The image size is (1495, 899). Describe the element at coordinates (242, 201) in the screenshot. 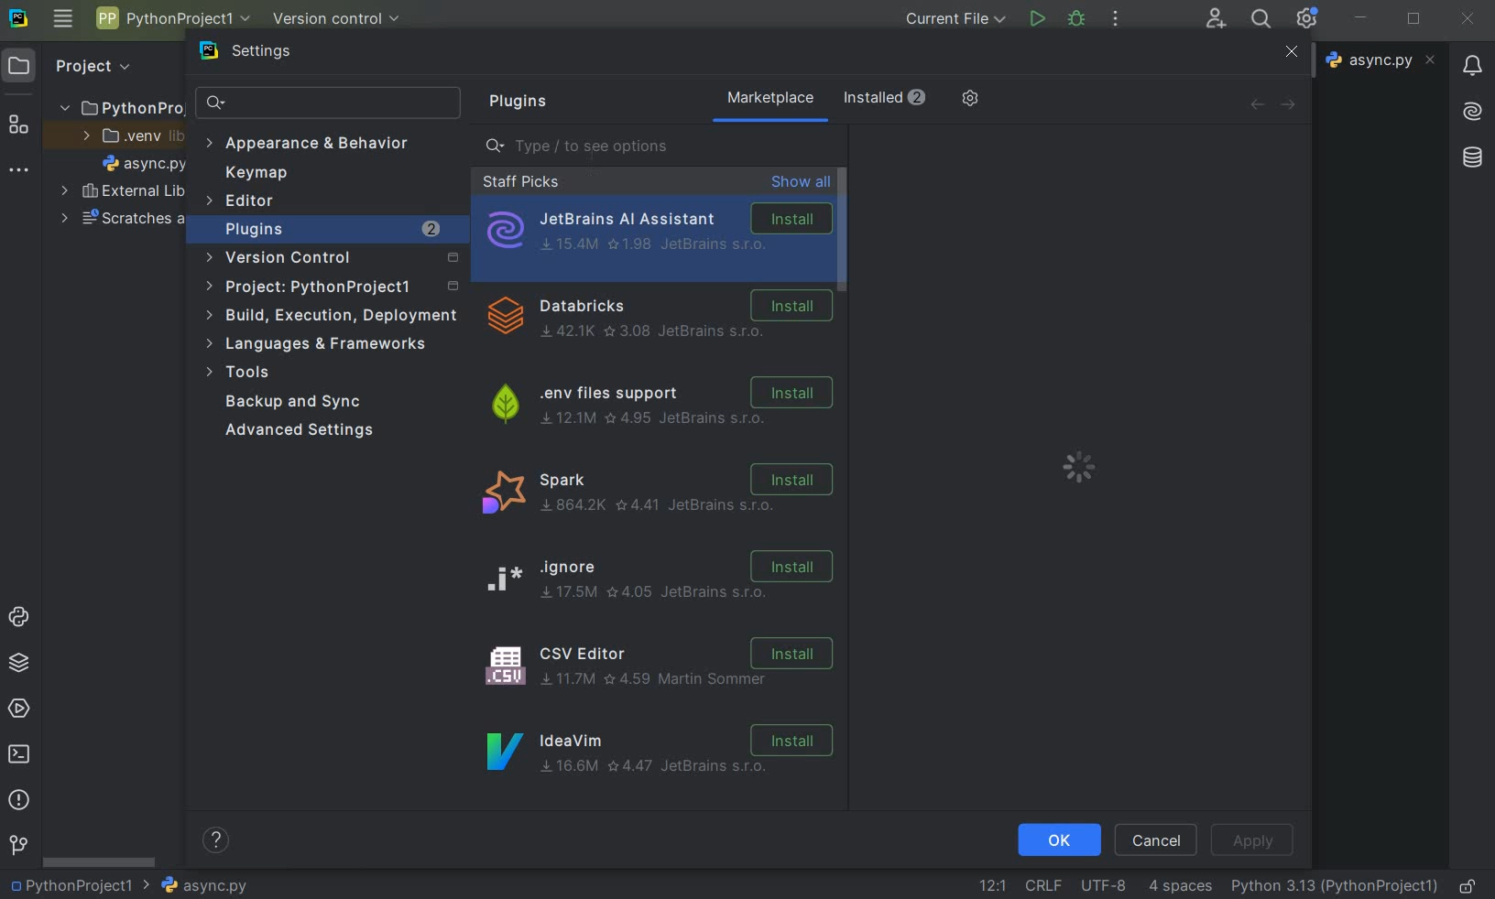

I see `Editor` at that location.